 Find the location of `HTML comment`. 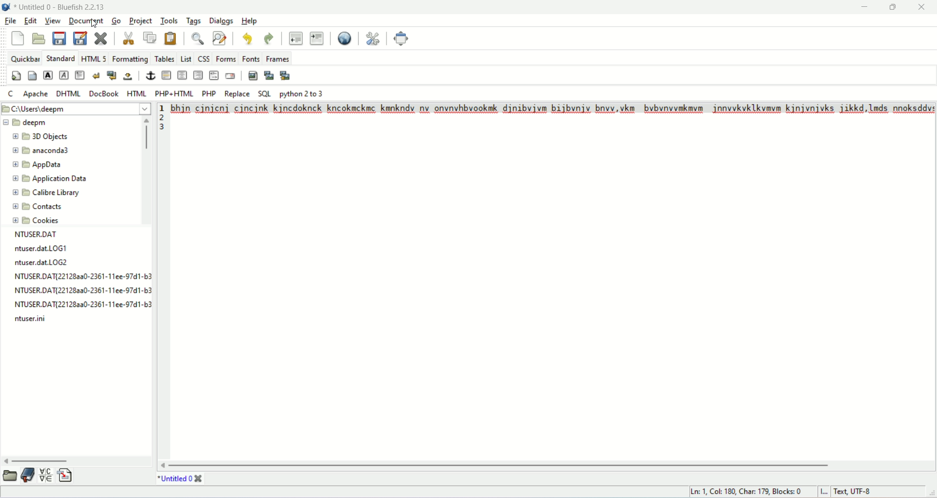

HTML comment is located at coordinates (215, 75).